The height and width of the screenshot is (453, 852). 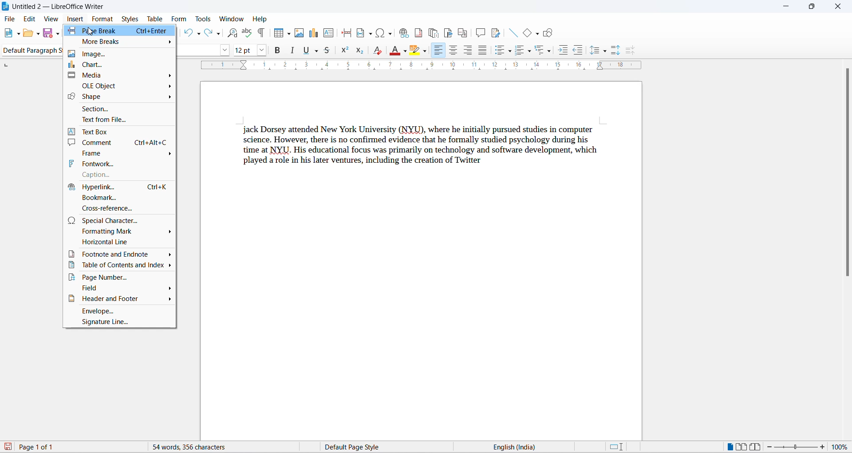 I want to click on envelope, so click(x=120, y=312).